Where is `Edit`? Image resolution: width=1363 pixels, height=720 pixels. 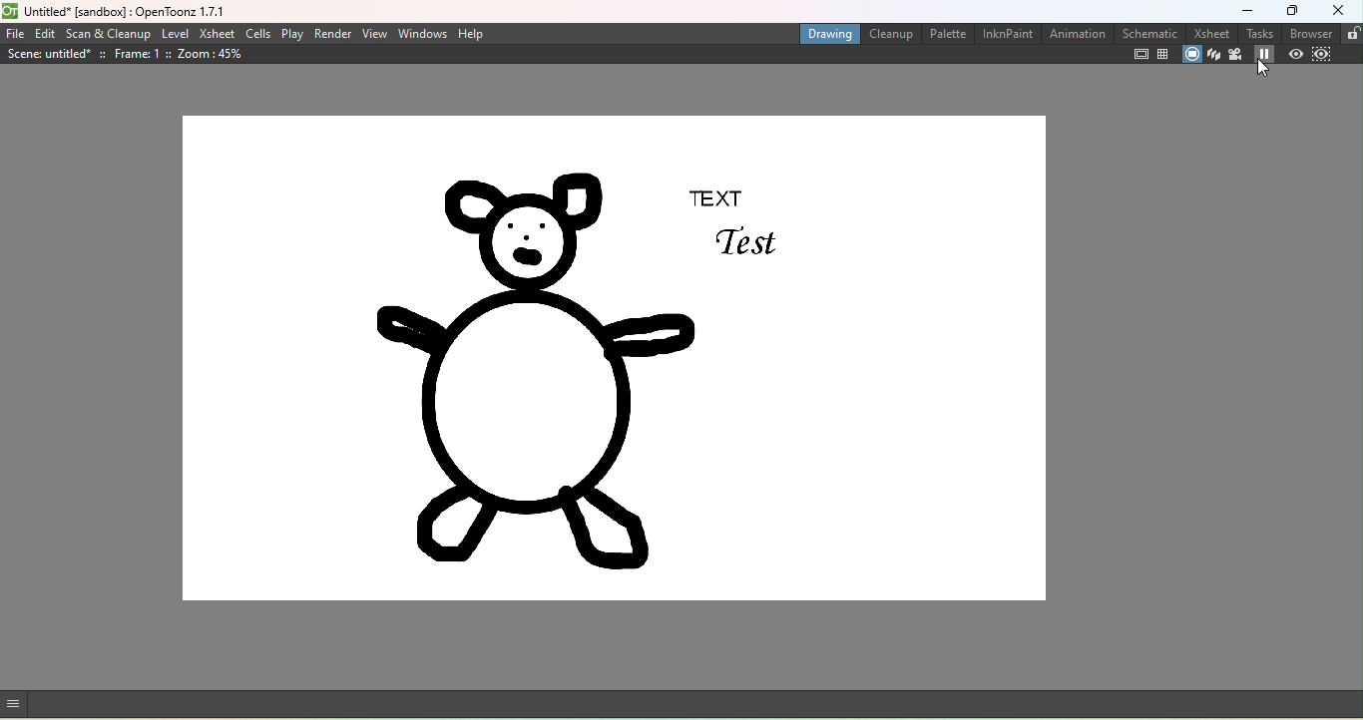 Edit is located at coordinates (46, 35).